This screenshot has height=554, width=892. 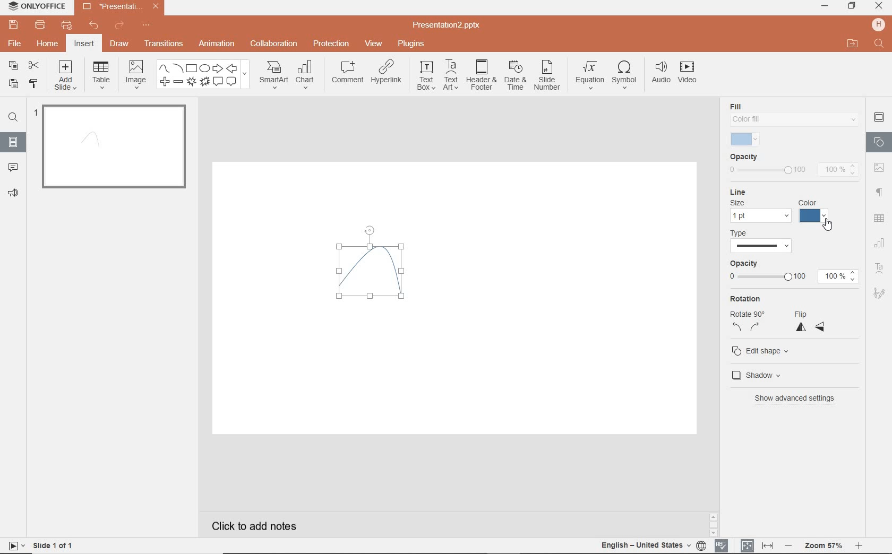 What do you see at coordinates (451, 76) in the screenshot?
I see `TEXTART` at bounding box center [451, 76].